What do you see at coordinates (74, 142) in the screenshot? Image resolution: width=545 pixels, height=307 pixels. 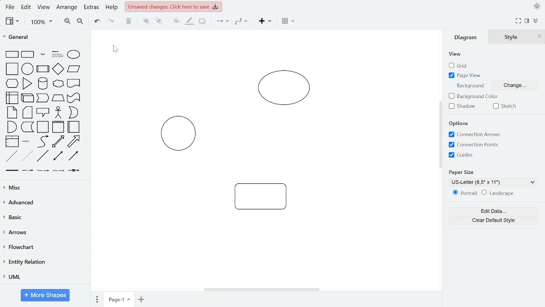 I see `arrow` at bounding box center [74, 142].